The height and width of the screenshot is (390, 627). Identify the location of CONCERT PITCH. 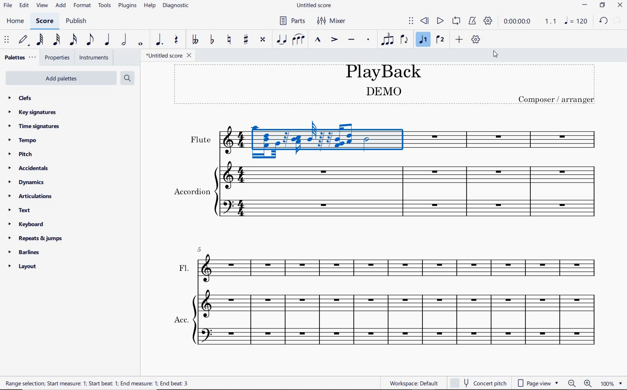
(479, 383).